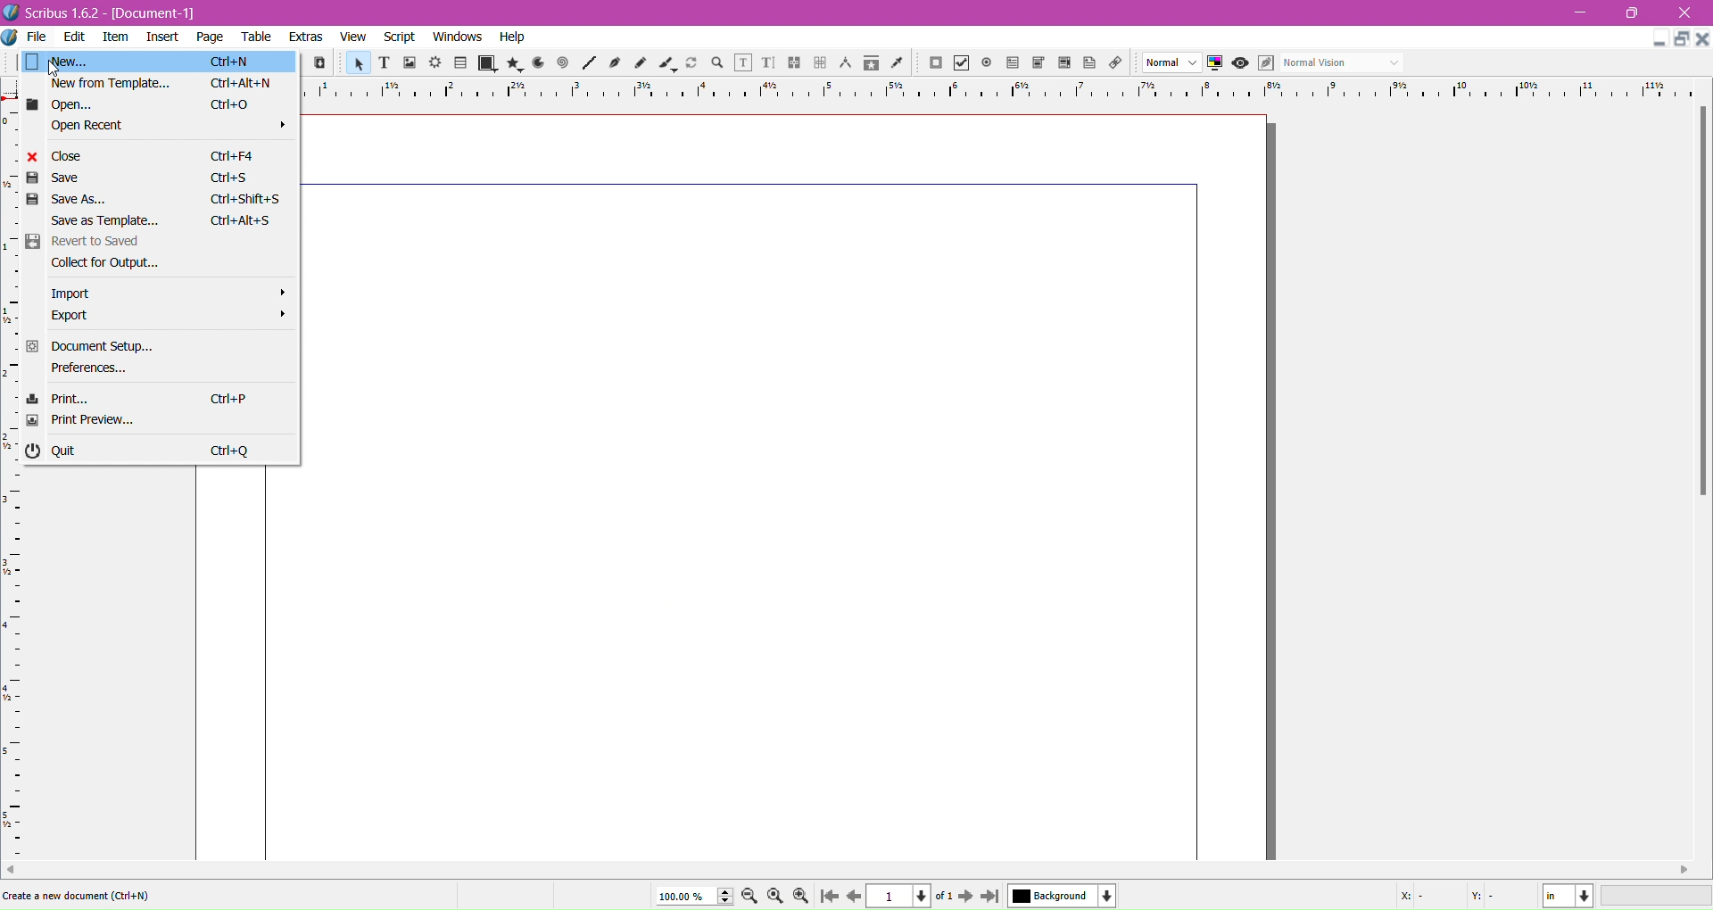 The image size is (1713, 910). What do you see at coordinates (776, 895) in the screenshot?
I see `zoom icon` at bounding box center [776, 895].